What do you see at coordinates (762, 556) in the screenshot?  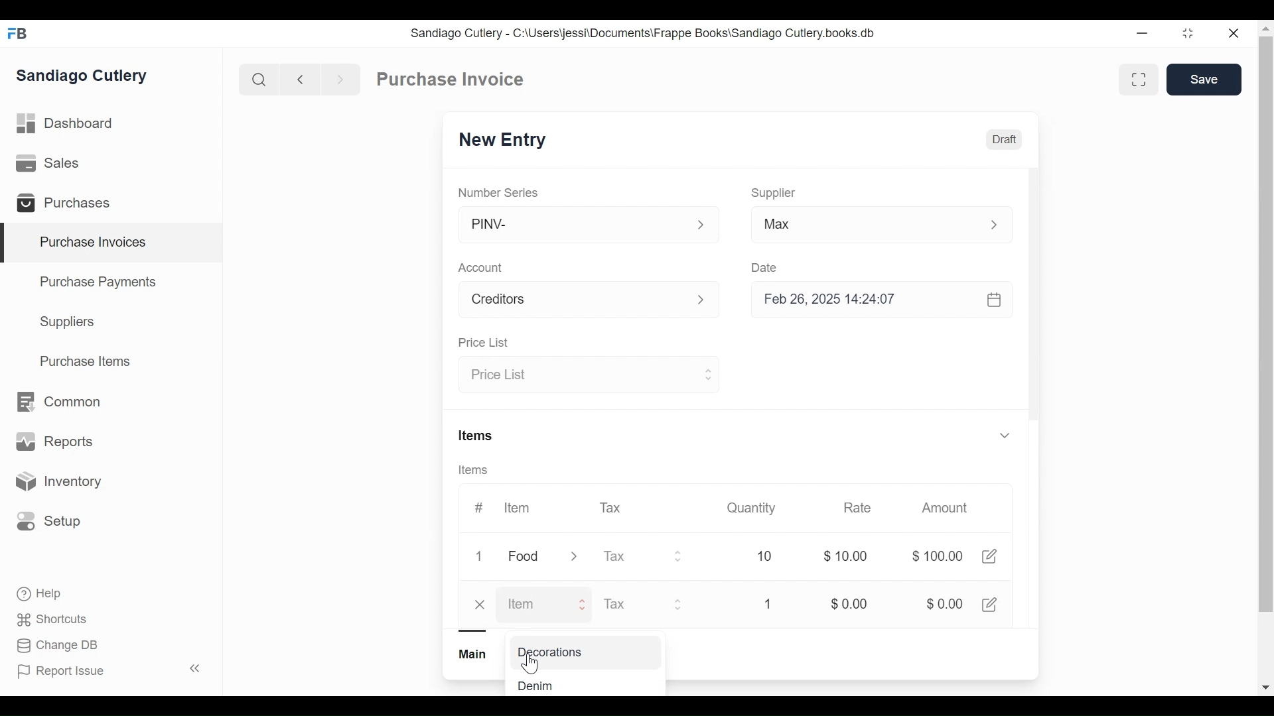 I see `10` at bounding box center [762, 556].